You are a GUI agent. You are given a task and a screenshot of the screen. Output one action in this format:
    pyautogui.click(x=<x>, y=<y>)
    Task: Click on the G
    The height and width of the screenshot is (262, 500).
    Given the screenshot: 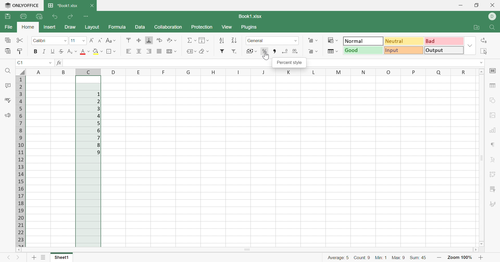 What is the action you would take?
    pyautogui.click(x=186, y=72)
    